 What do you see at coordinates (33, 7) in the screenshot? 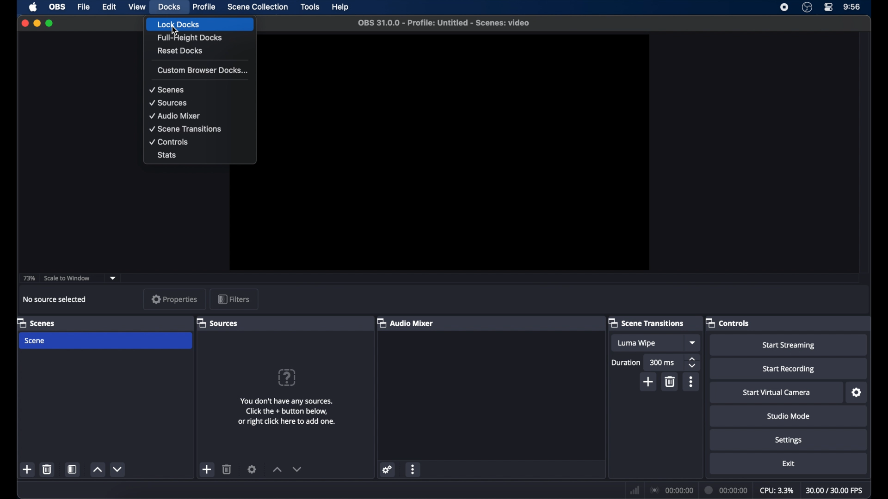
I see `apple icon` at bounding box center [33, 7].